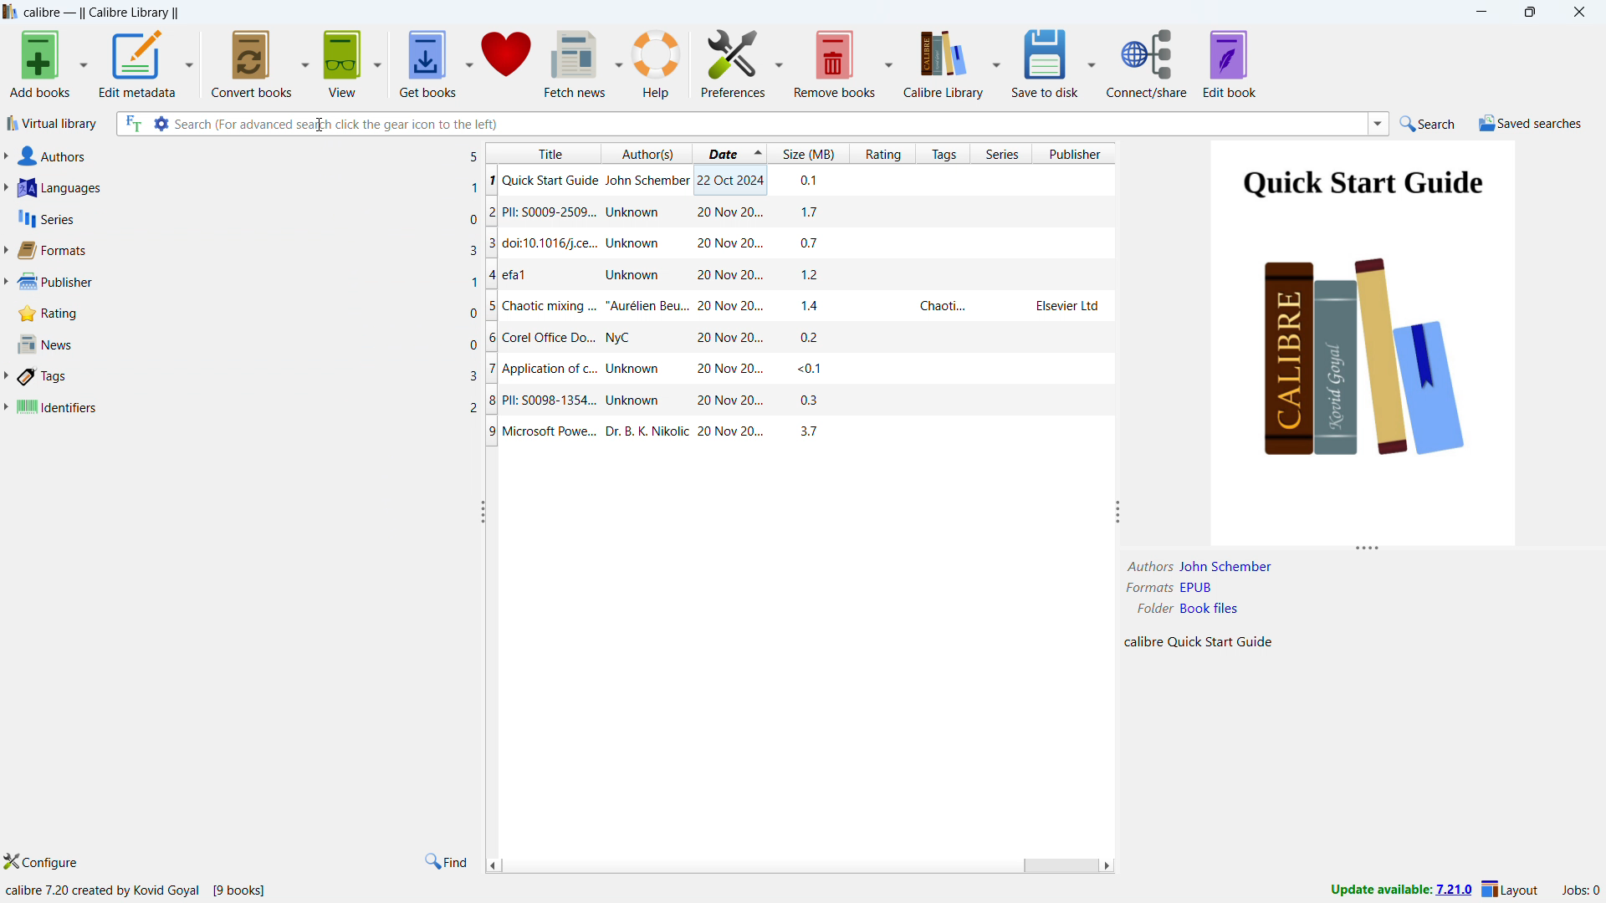  I want to click on formats, so click(248, 250).